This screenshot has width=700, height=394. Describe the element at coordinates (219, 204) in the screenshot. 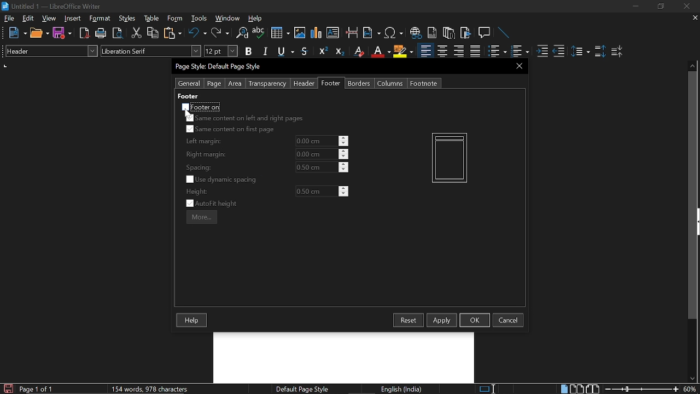

I see `Auto fit height` at that location.